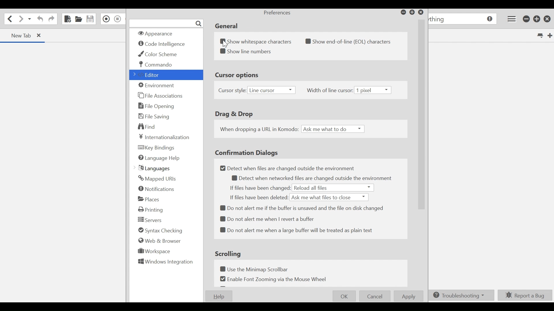 Image resolution: width=554 pixels, height=311 pixels. What do you see at coordinates (239, 74) in the screenshot?
I see `Cursor options` at bounding box center [239, 74].